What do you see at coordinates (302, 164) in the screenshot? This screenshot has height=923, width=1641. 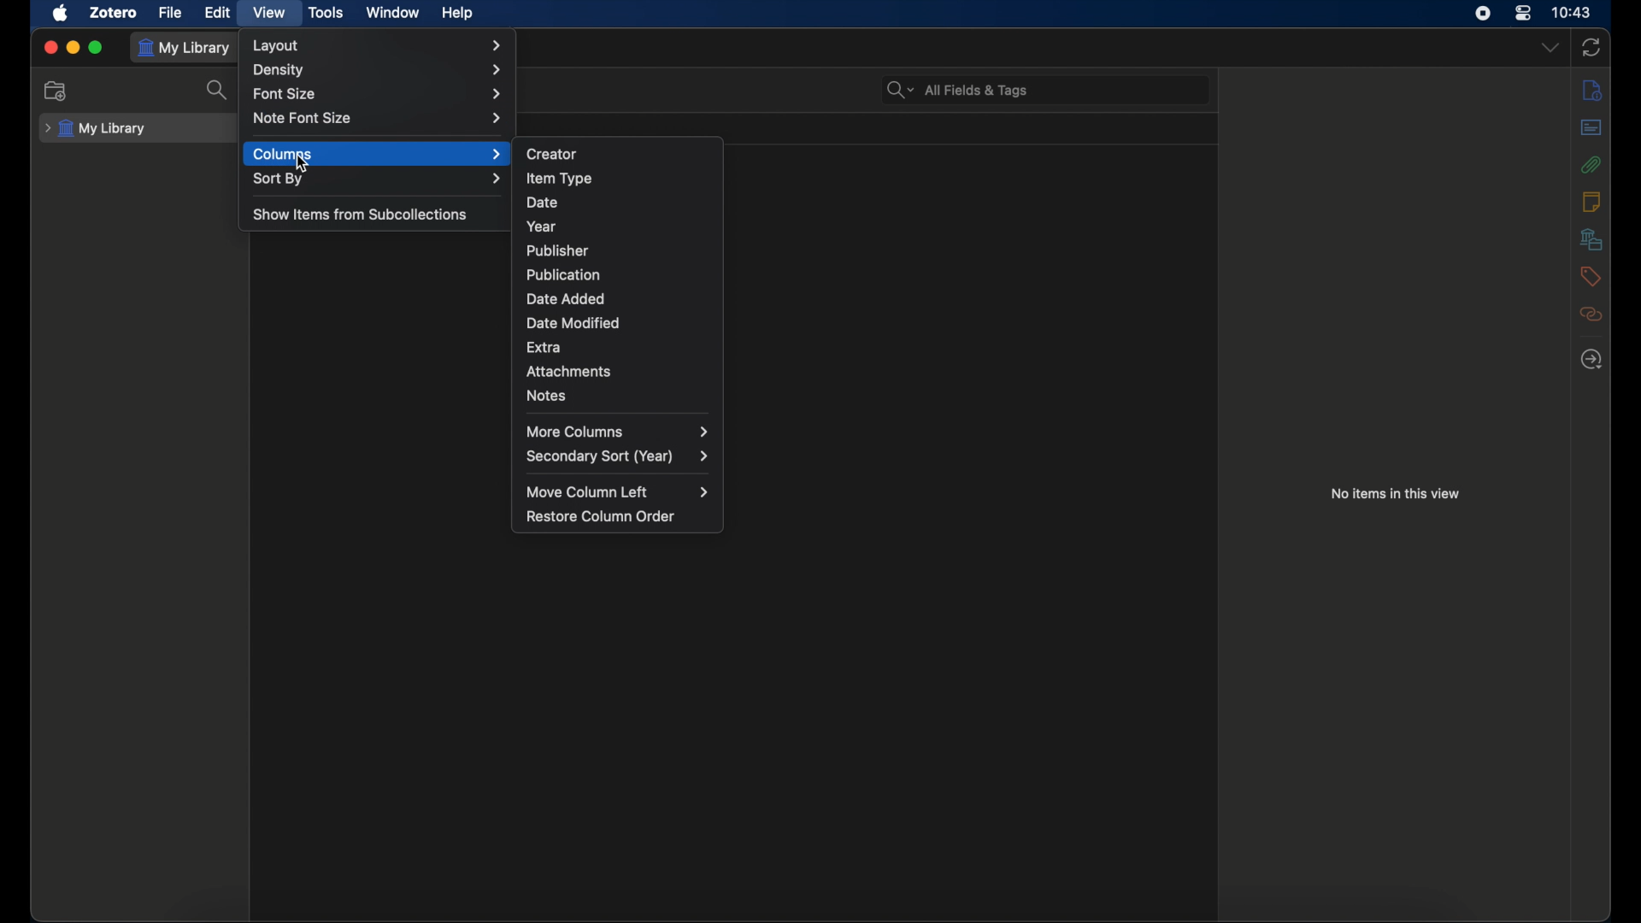 I see `cursor` at bounding box center [302, 164].